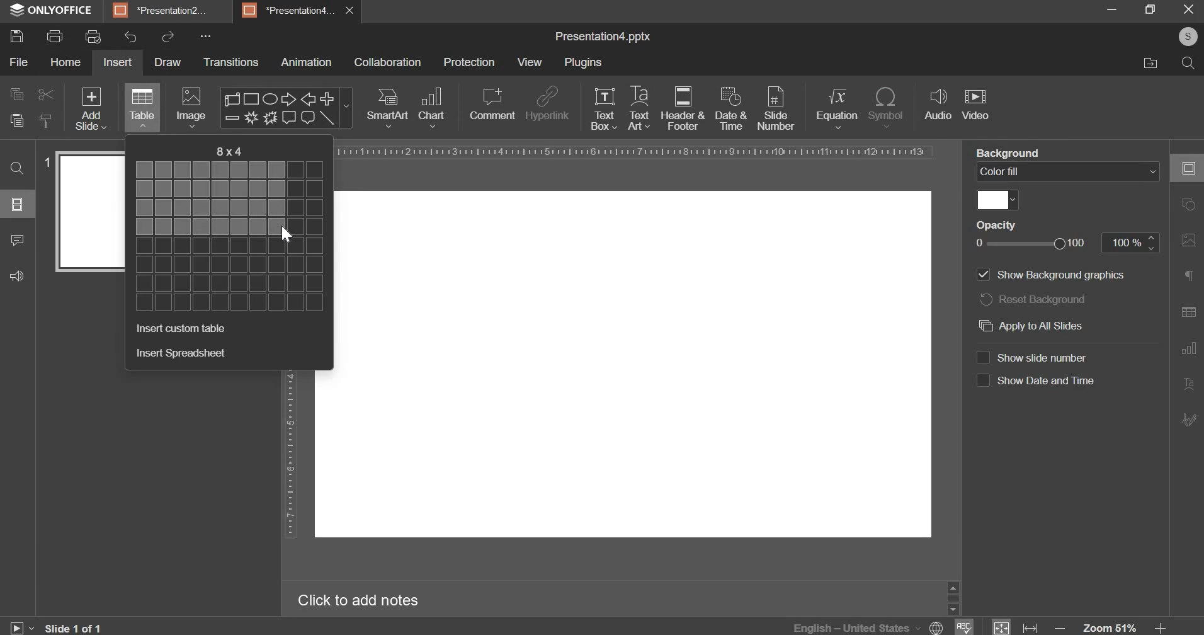 Image resolution: width=1204 pixels, height=635 pixels. Describe the element at coordinates (287, 235) in the screenshot. I see `cursor` at that location.